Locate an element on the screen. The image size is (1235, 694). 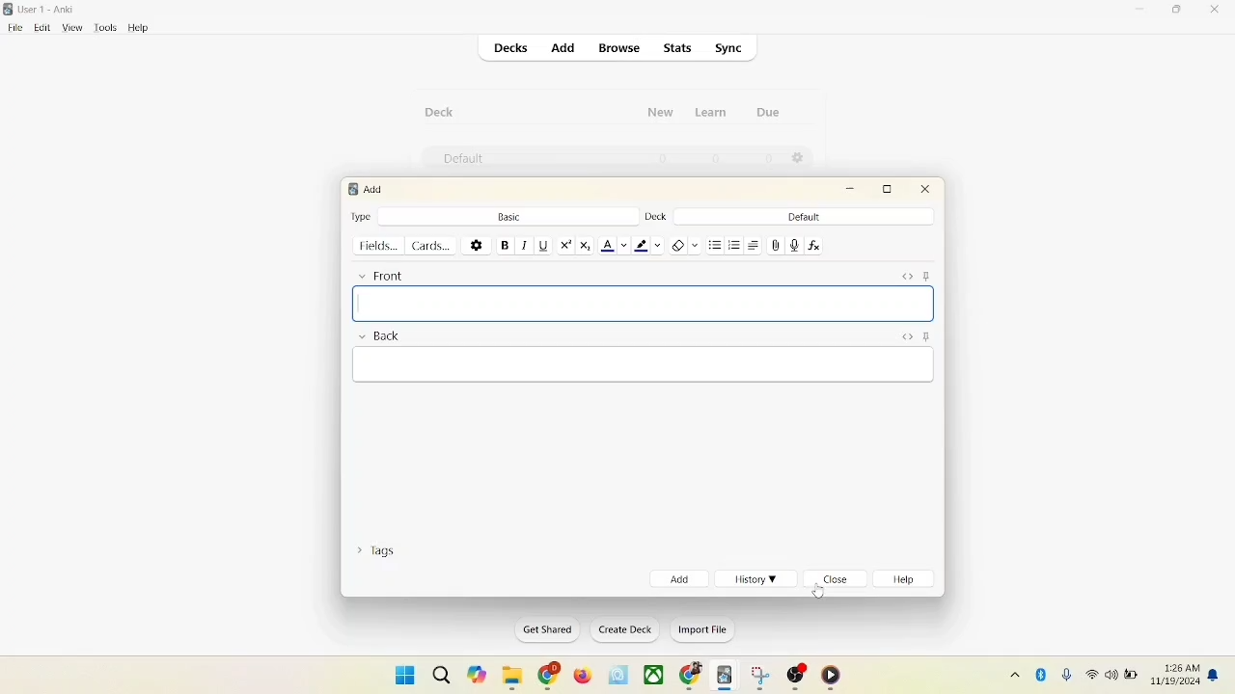
tags is located at coordinates (381, 554).